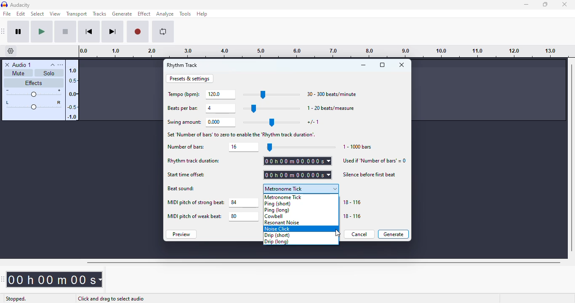 The height and width of the screenshot is (303, 575). I want to click on minimize, so click(527, 5).